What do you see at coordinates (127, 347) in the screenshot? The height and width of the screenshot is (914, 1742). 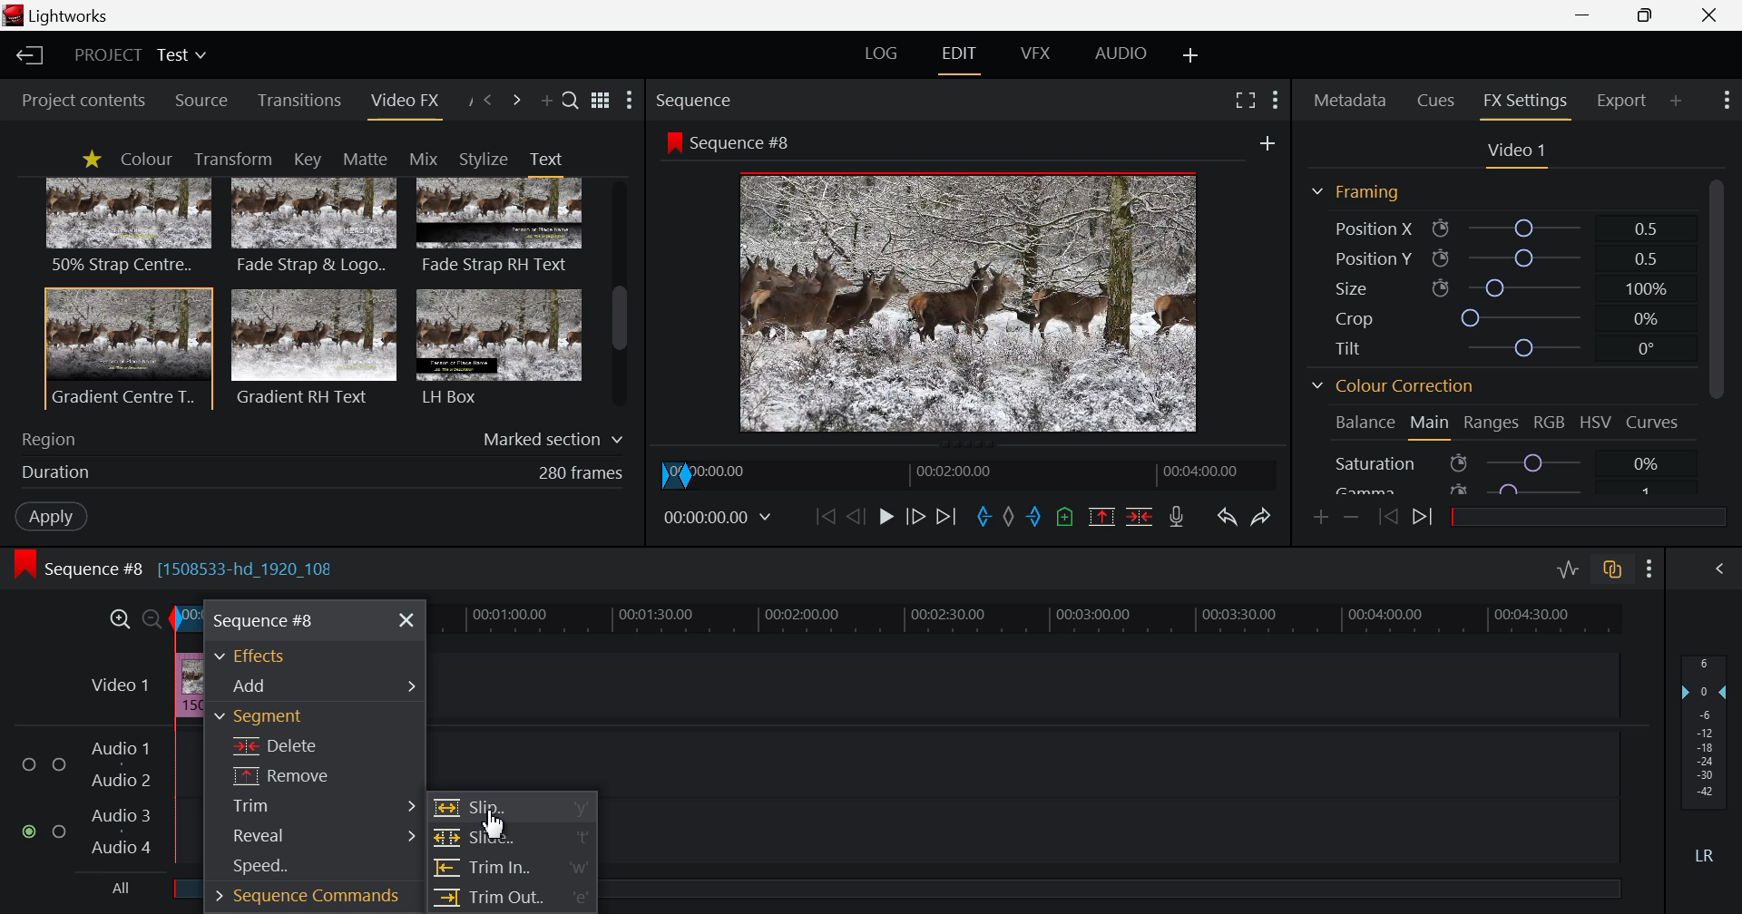 I see `Gradient Centre` at bounding box center [127, 347].